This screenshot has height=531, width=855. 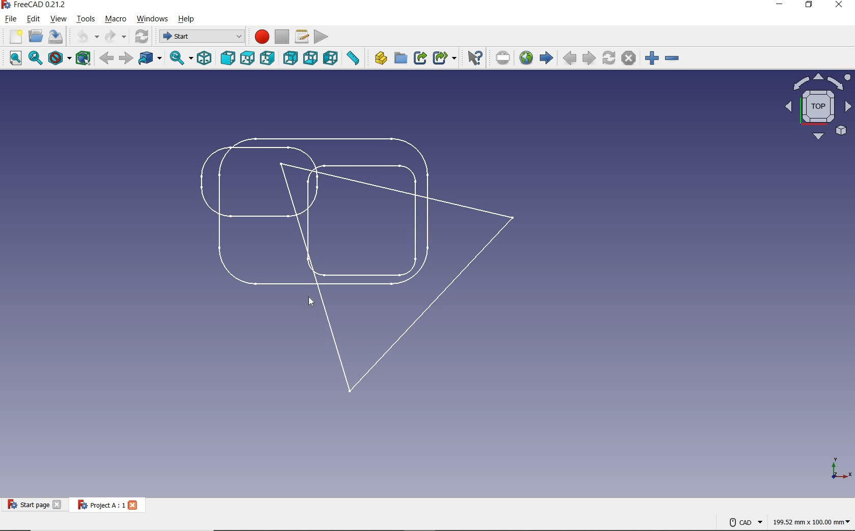 I want to click on SAVE, so click(x=57, y=36).